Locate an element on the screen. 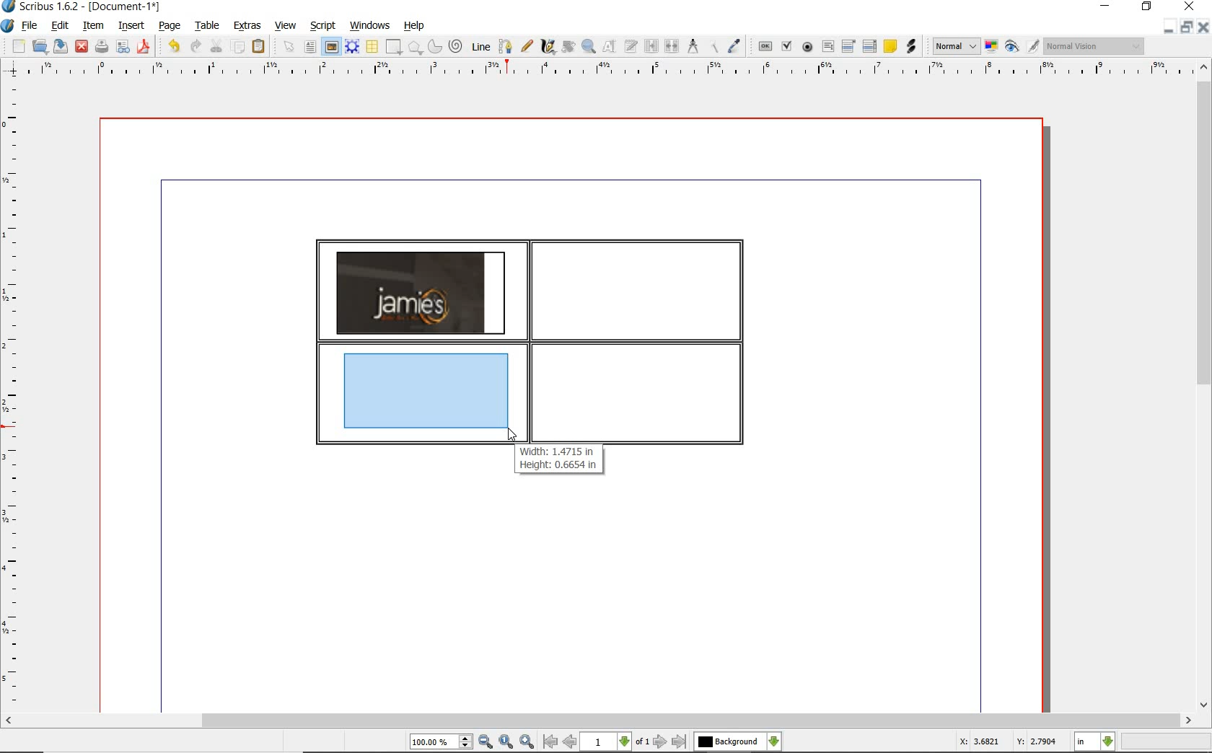 This screenshot has width=1212, height=753. extras is located at coordinates (247, 26).